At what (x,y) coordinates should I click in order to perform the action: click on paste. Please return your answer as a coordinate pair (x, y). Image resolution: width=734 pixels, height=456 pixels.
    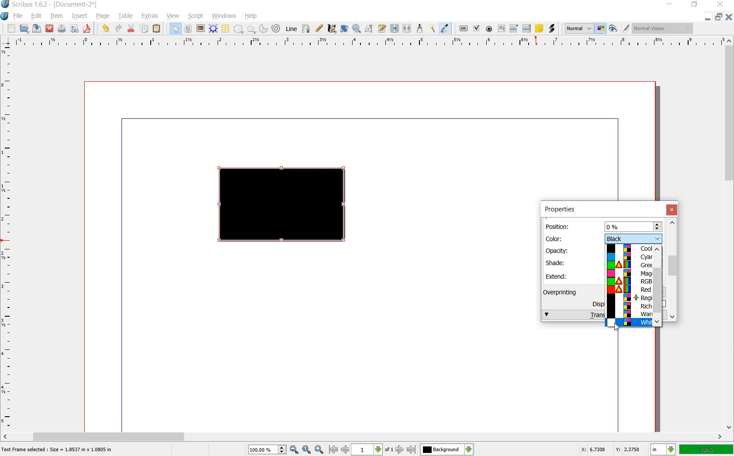
    Looking at the image, I should click on (157, 29).